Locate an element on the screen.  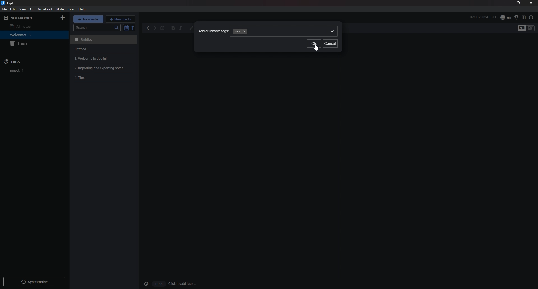
notebook is located at coordinates (45, 9).